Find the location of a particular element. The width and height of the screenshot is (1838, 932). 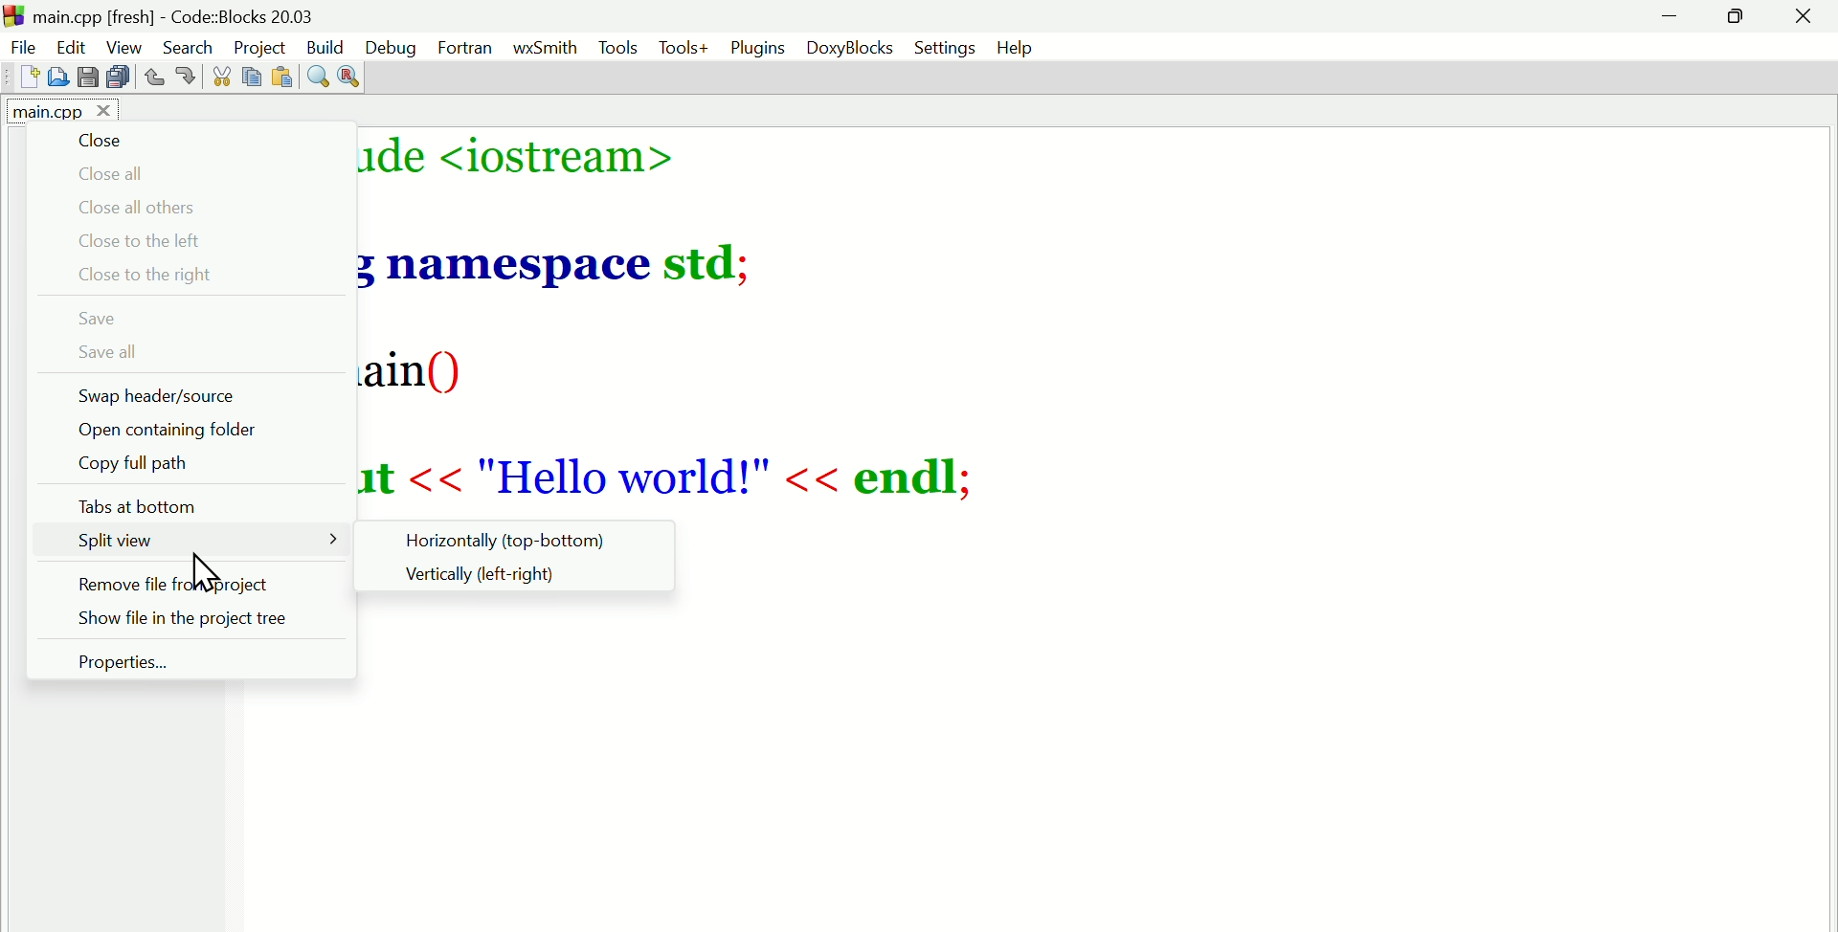

Close is located at coordinates (1804, 20).